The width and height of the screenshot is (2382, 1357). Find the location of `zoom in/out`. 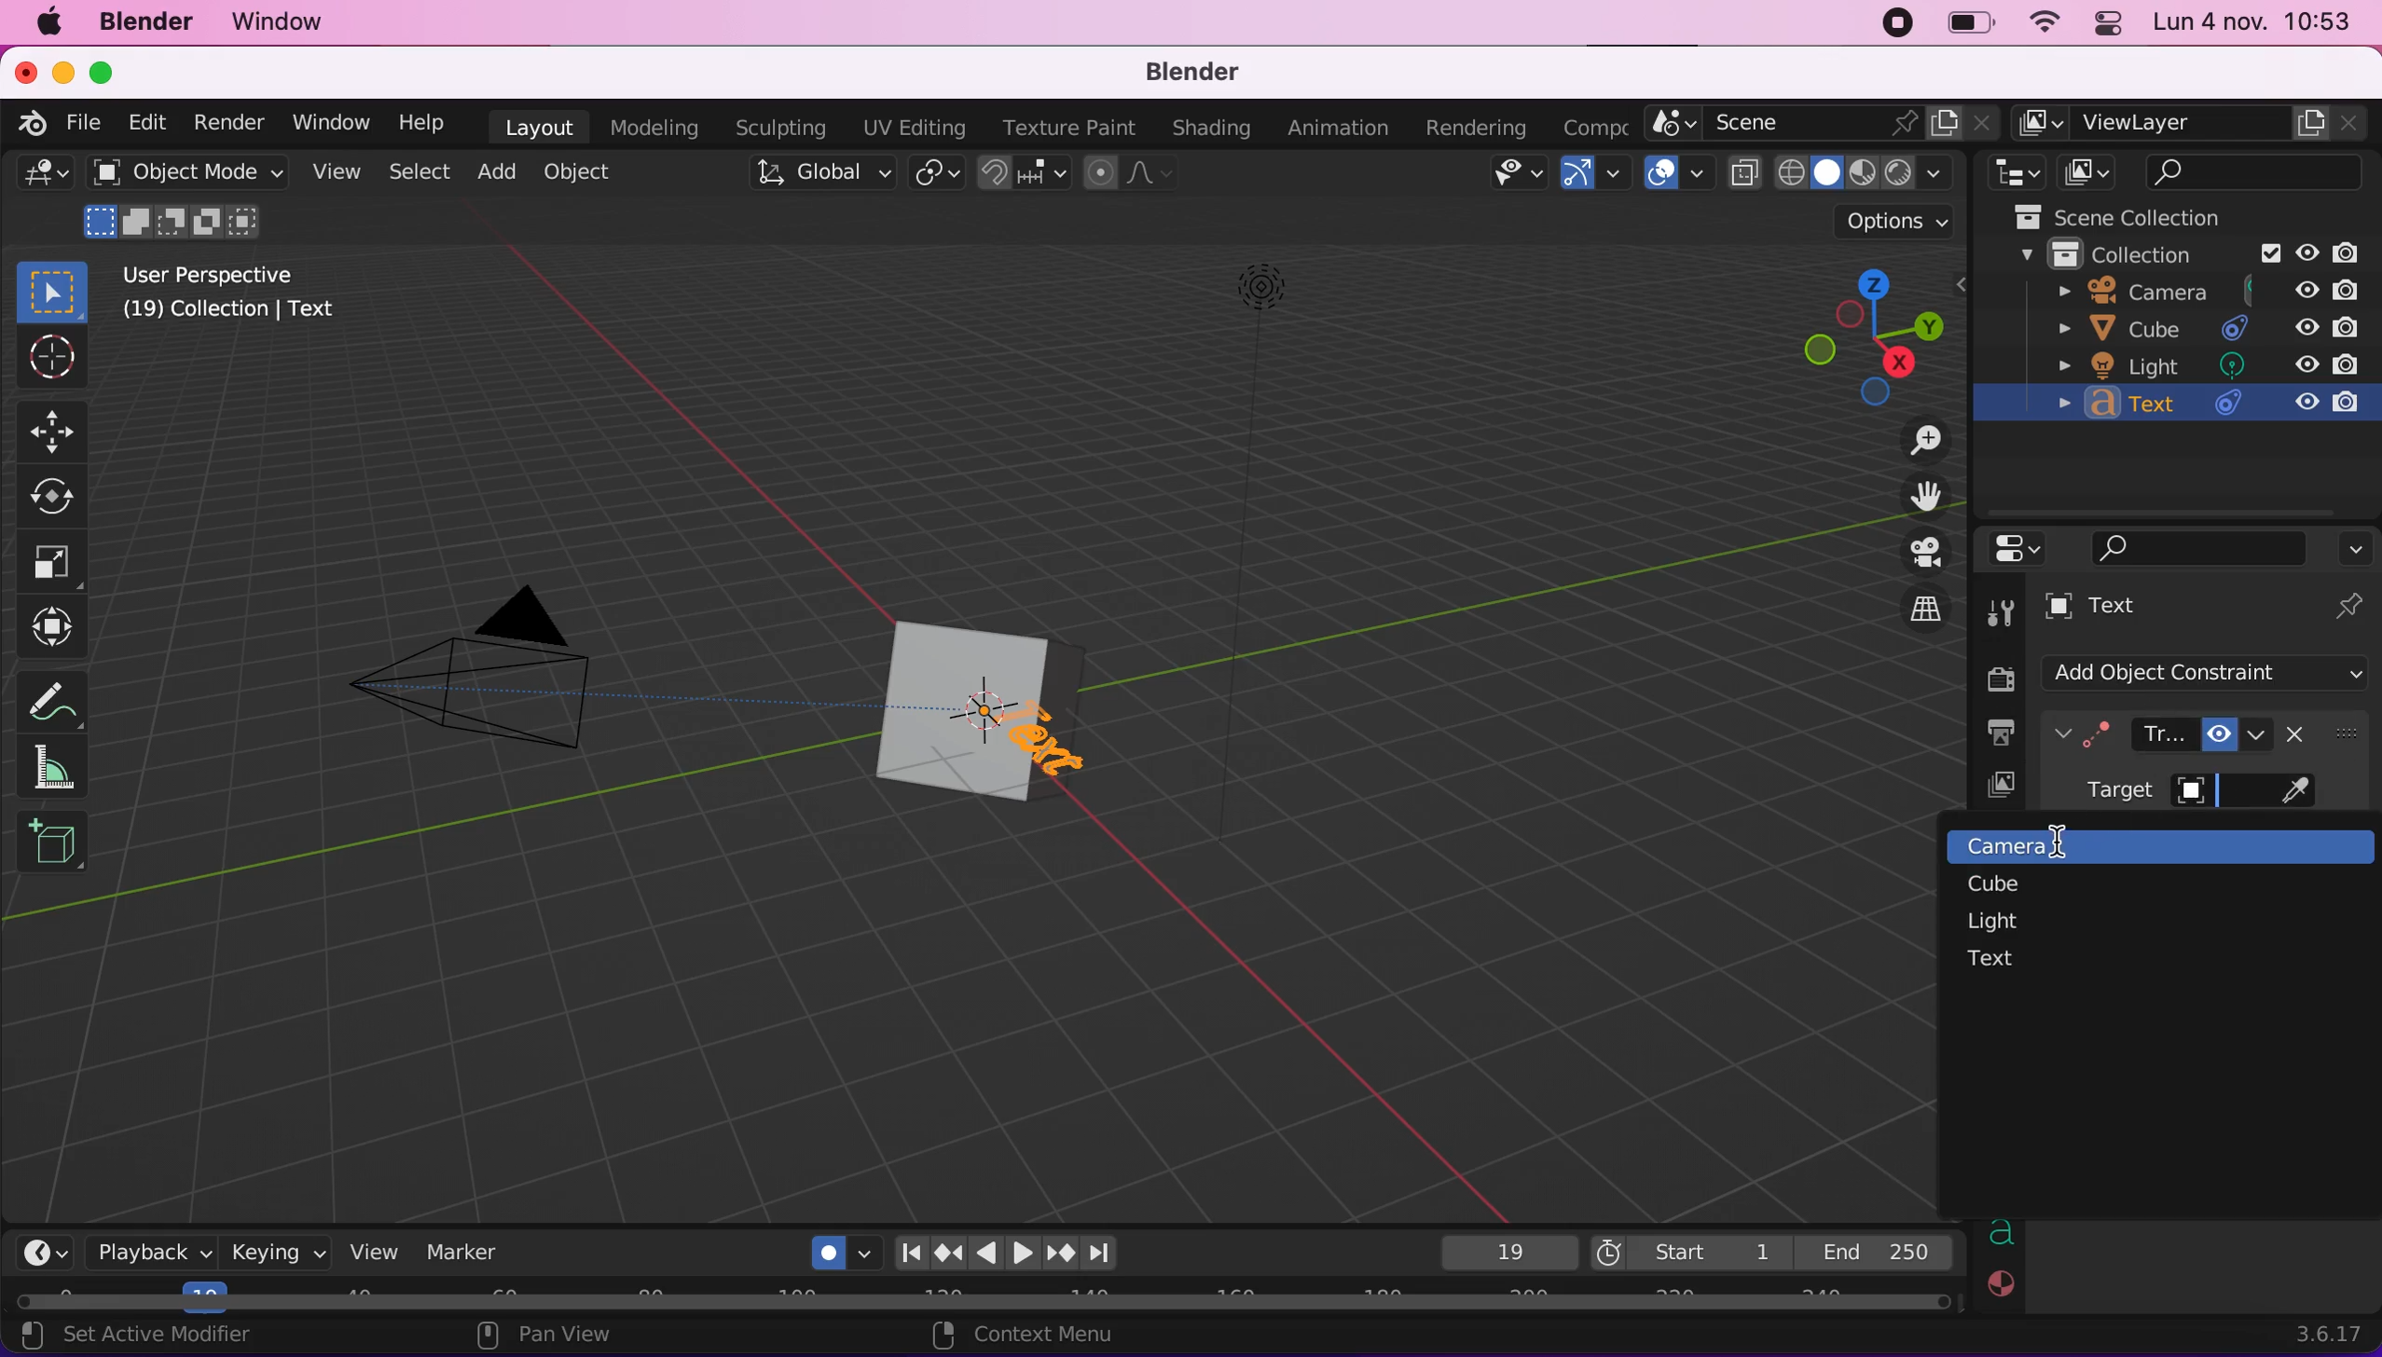

zoom in/out is located at coordinates (1919, 445).